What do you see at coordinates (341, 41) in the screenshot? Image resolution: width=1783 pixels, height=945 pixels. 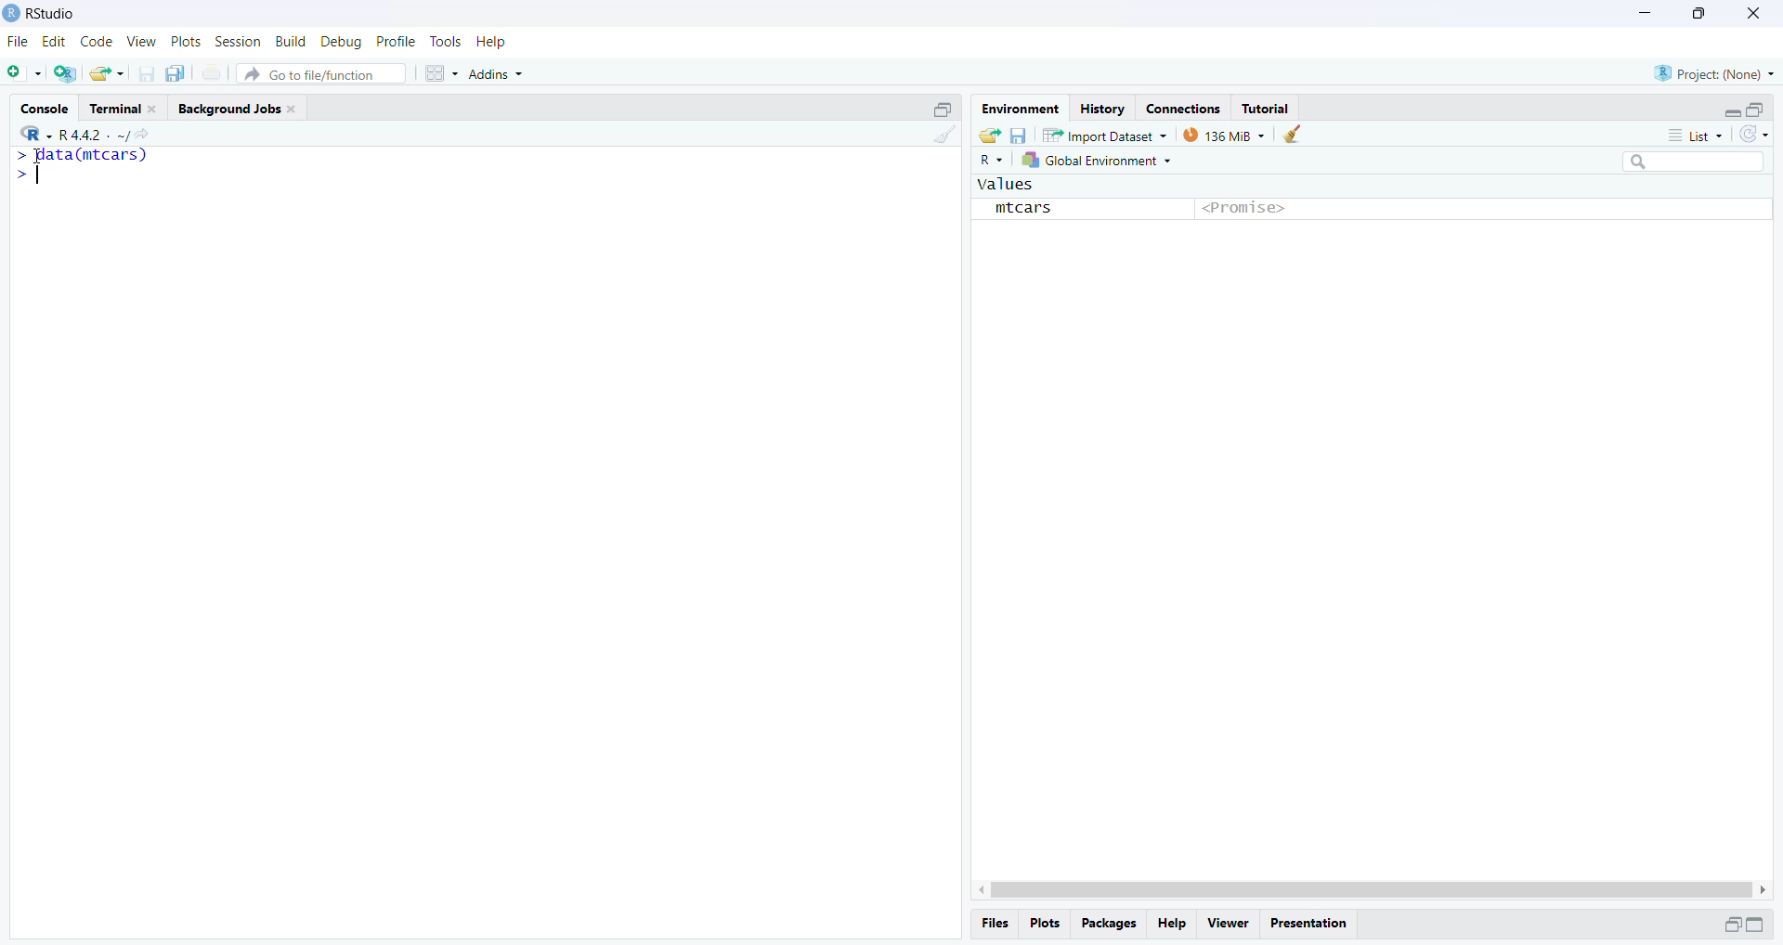 I see `Debug` at bounding box center [341, 41].